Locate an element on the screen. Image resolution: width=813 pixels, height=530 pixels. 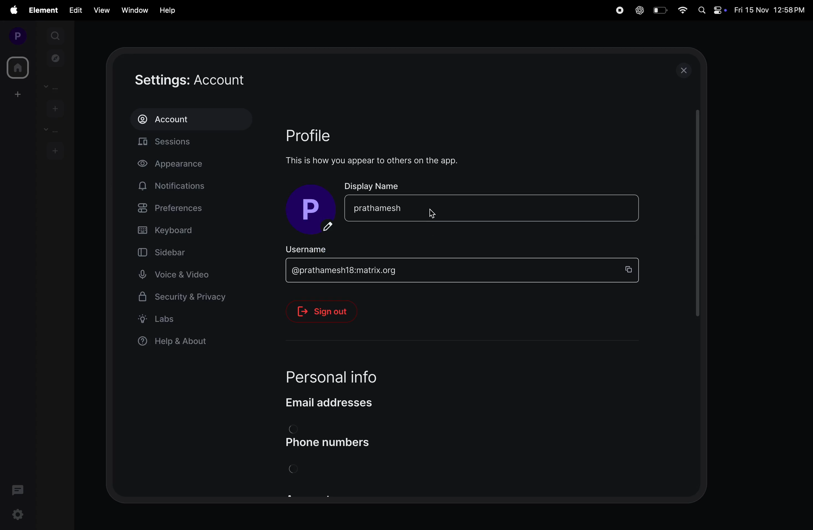
settings is located at coordinates (19, 516).